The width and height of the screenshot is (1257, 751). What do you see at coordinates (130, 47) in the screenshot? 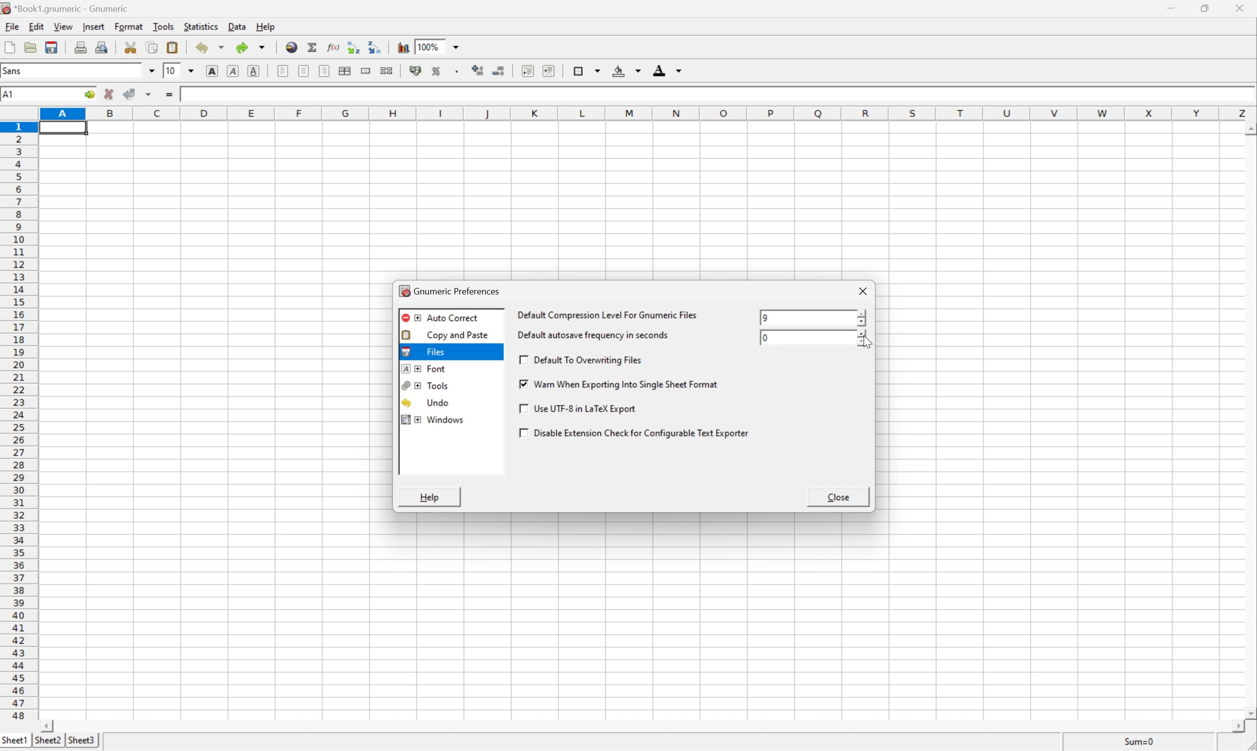
I see `cut` at bounding box center [130, 47].